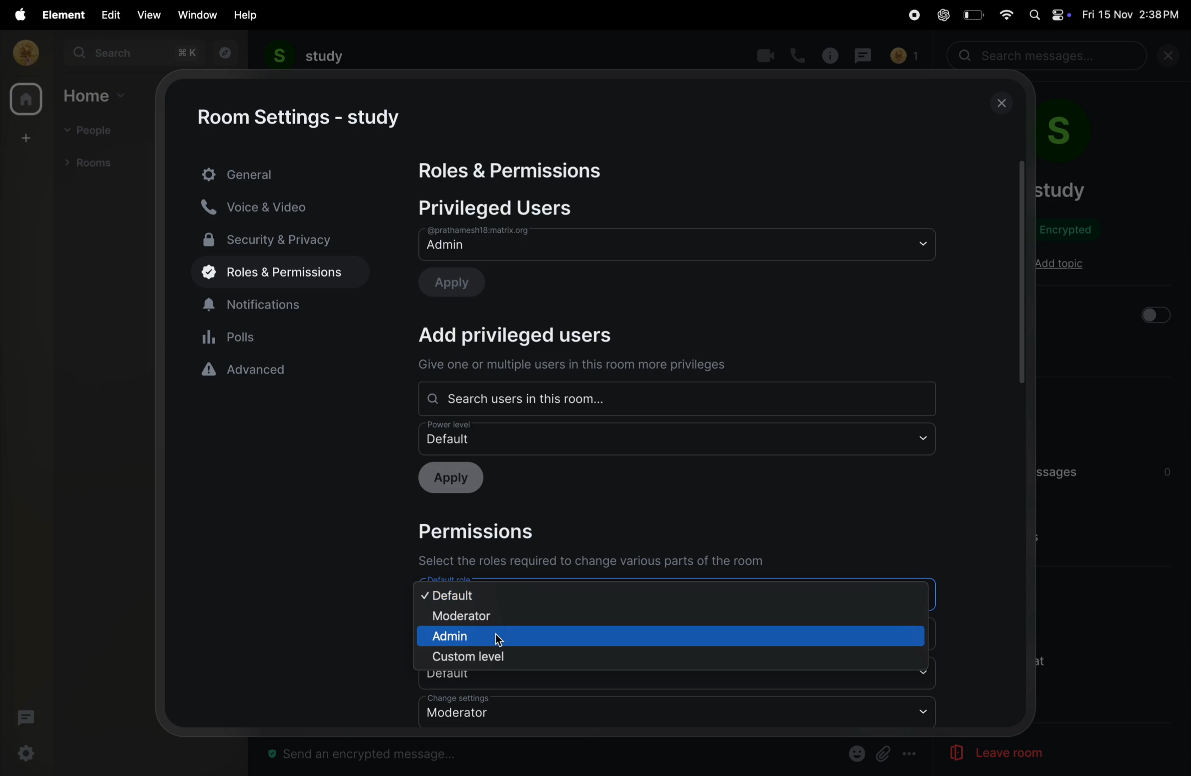 Image resolution: width=1191 pixels, height=776 pixels. What do you see at coordinates (305, 56) in the screenshot?
I see `room name` at bounding box center [305, 56].